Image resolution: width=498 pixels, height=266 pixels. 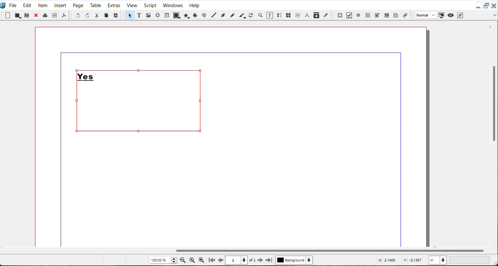 What do you see at coordinates (200, 101) in the screenshot?
I see `Text Frame` at bounding box center [200, 101].